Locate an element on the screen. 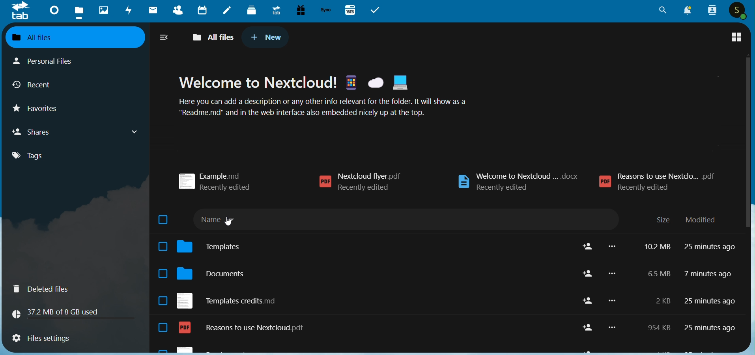 The width and height of the screenshot is (755, 355). Cursor is located at coordinates (227, 222).